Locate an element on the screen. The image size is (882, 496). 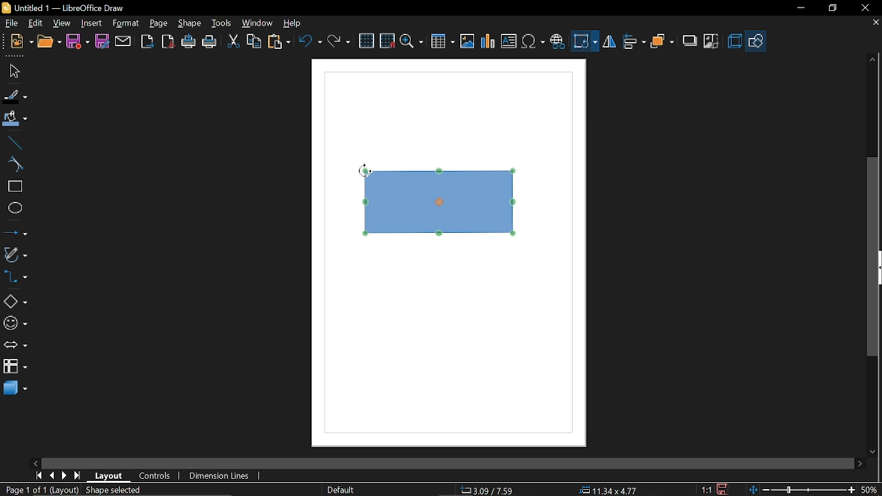
Move right is located at coordinates (859, 464).